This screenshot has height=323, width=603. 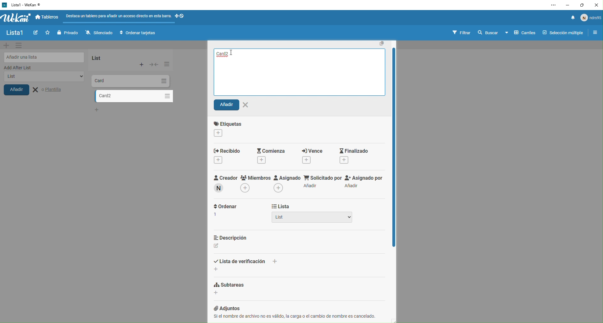 What do you see at coordinates (42, 78) in the screenshot?
I see `list` at bounding box center [42, 78].